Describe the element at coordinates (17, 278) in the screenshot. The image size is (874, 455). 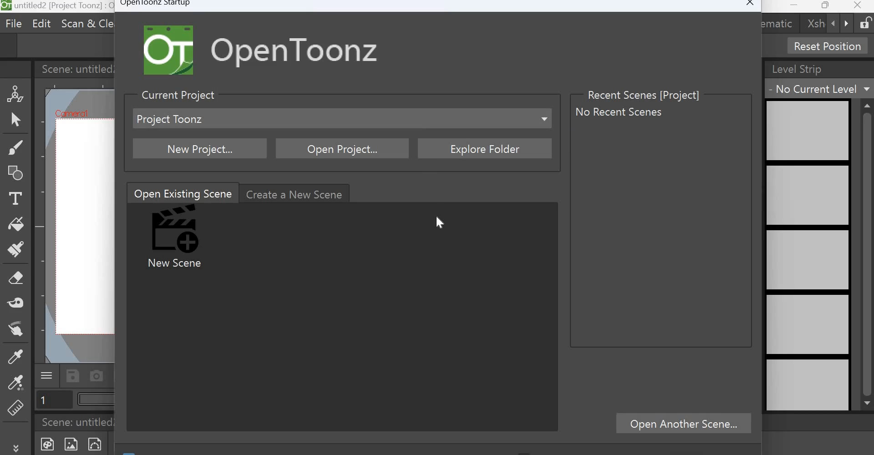
I see `Eraser tool` at that location.